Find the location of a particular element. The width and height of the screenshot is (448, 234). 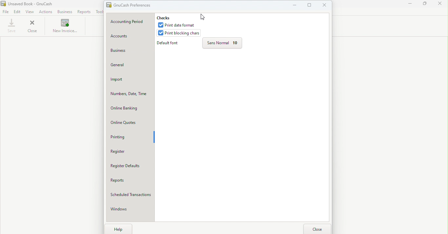

Register defaults is located at coordinates (130, 166).